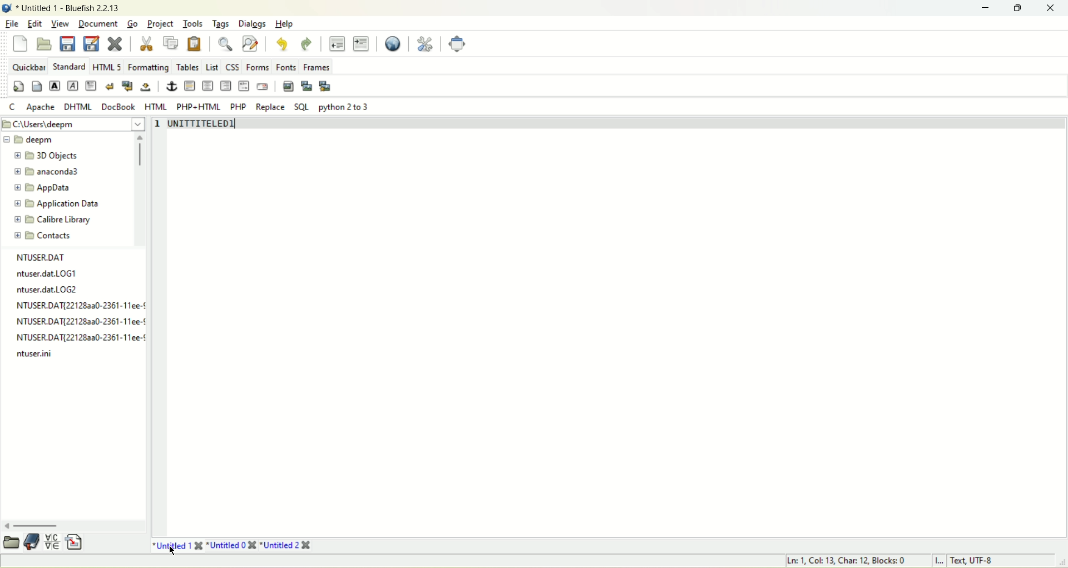 The height and width of the screenshot is (568, 1068). What do you see at coordinates (285, 65) in the screenshot?
I see `Fonts ` at bounding box center [285, 65].